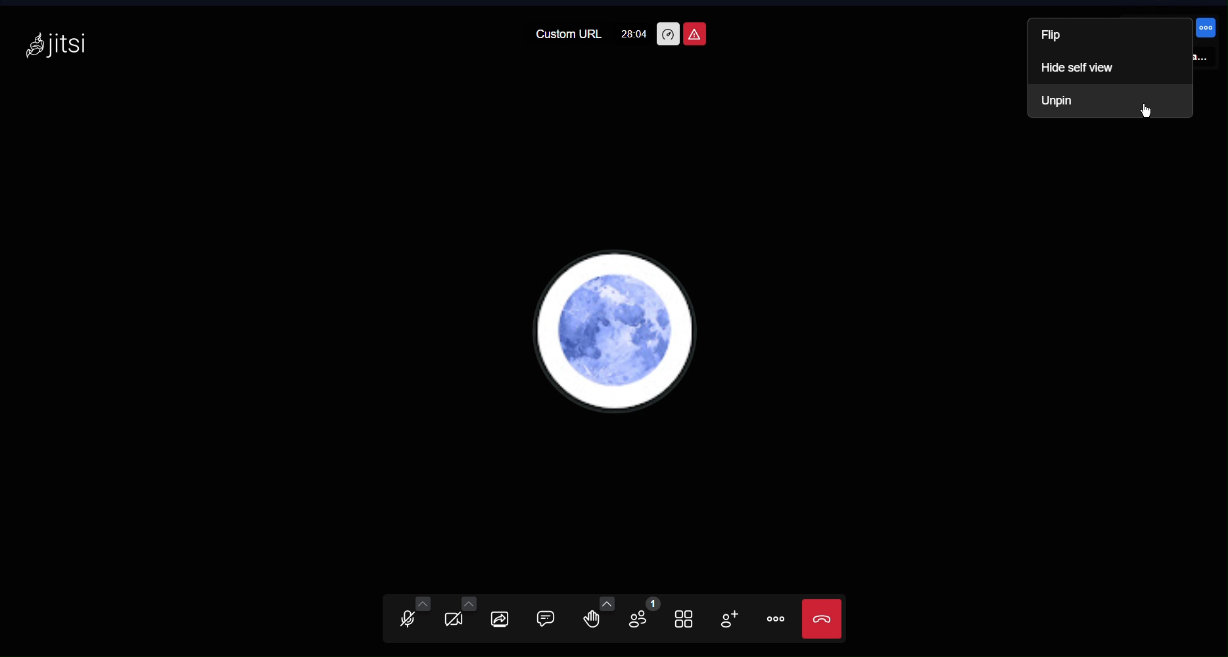 This screenshot has width=1228, height=657. What do you see at coordinates (733, 620) in the screenshot?
I see `Add Participant` at bounding box center [733, 620].